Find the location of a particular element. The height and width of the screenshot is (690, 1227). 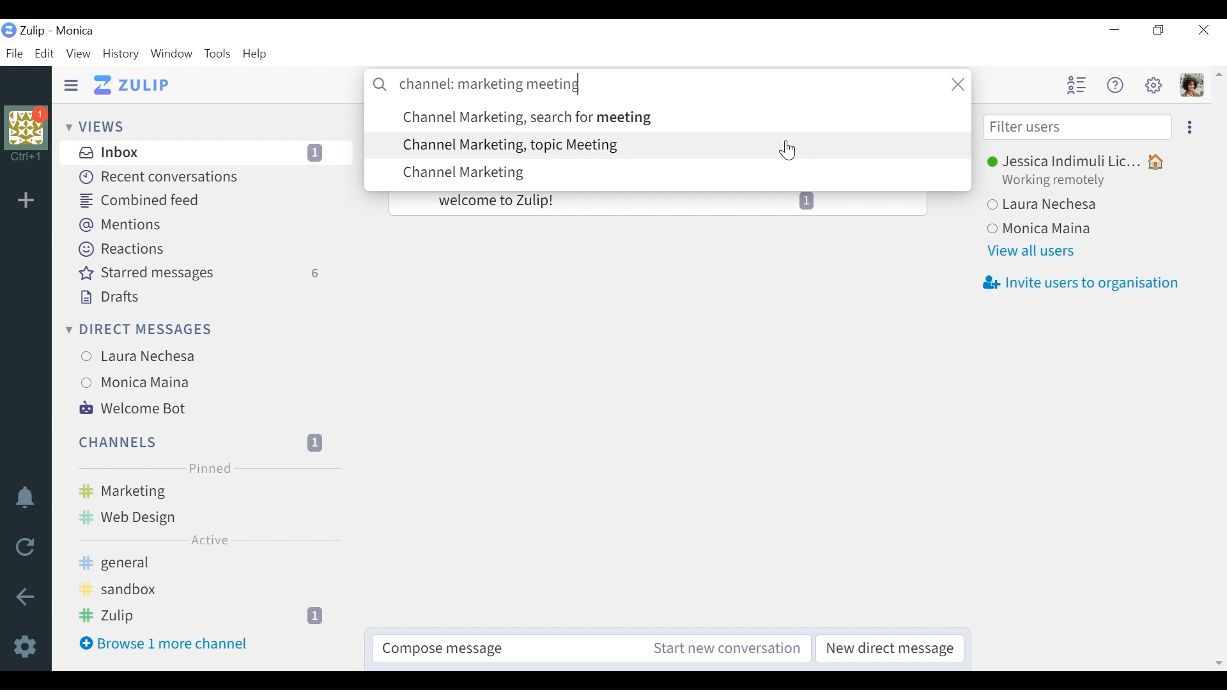

organisation logo is located at coordinates (9, 31).